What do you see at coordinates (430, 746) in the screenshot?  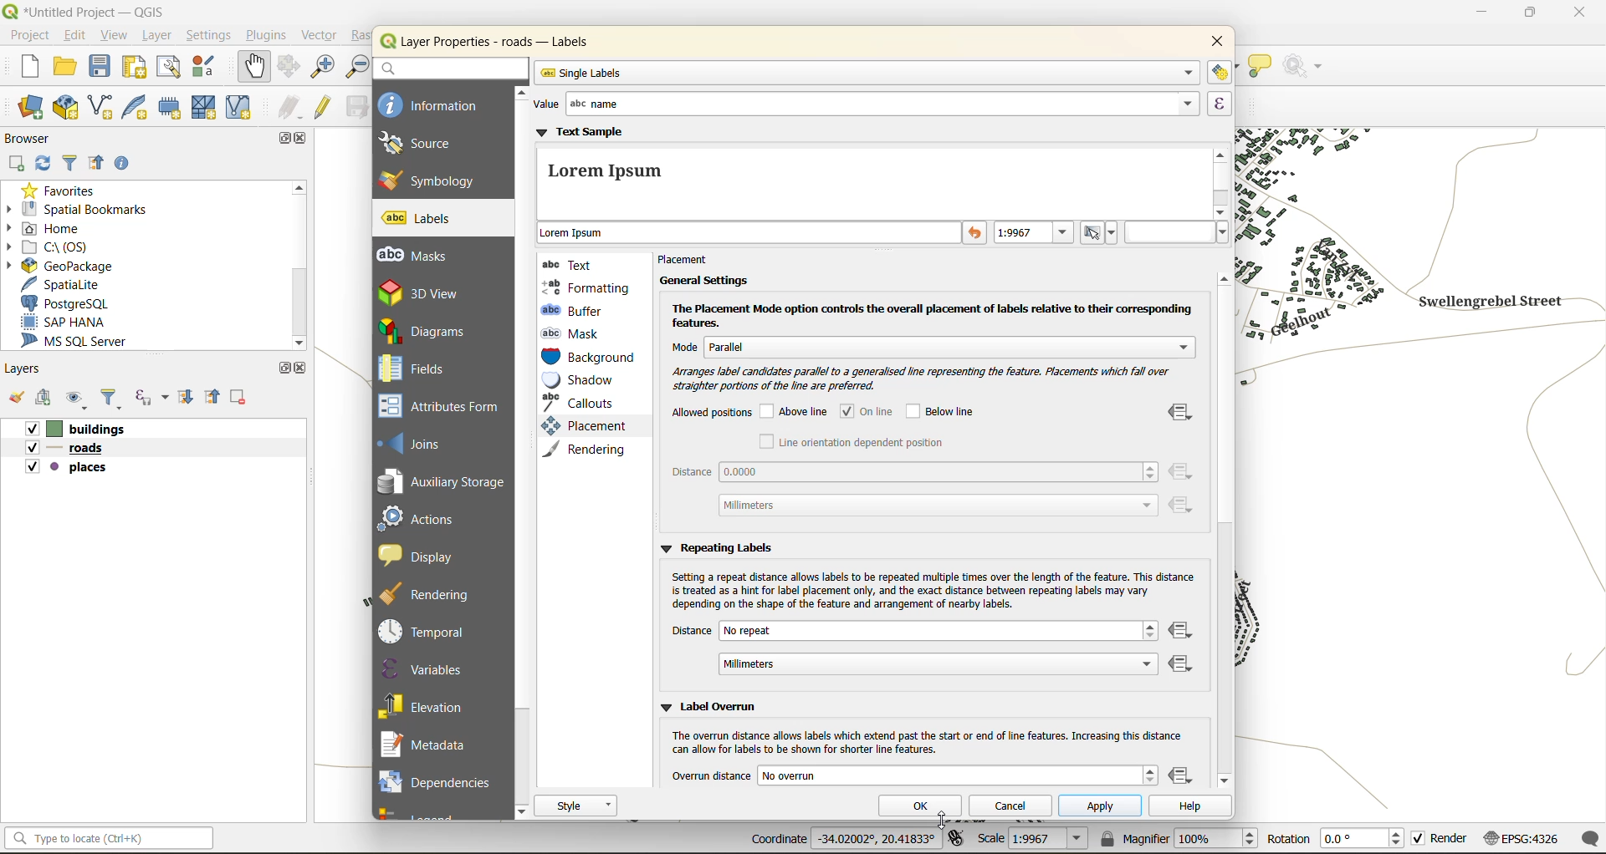 I see `metadata` at bounding box center [430, 746].